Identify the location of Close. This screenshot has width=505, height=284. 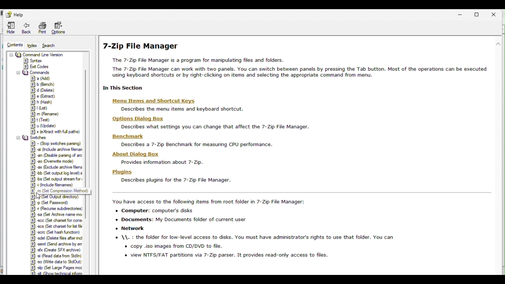
(496, 13).